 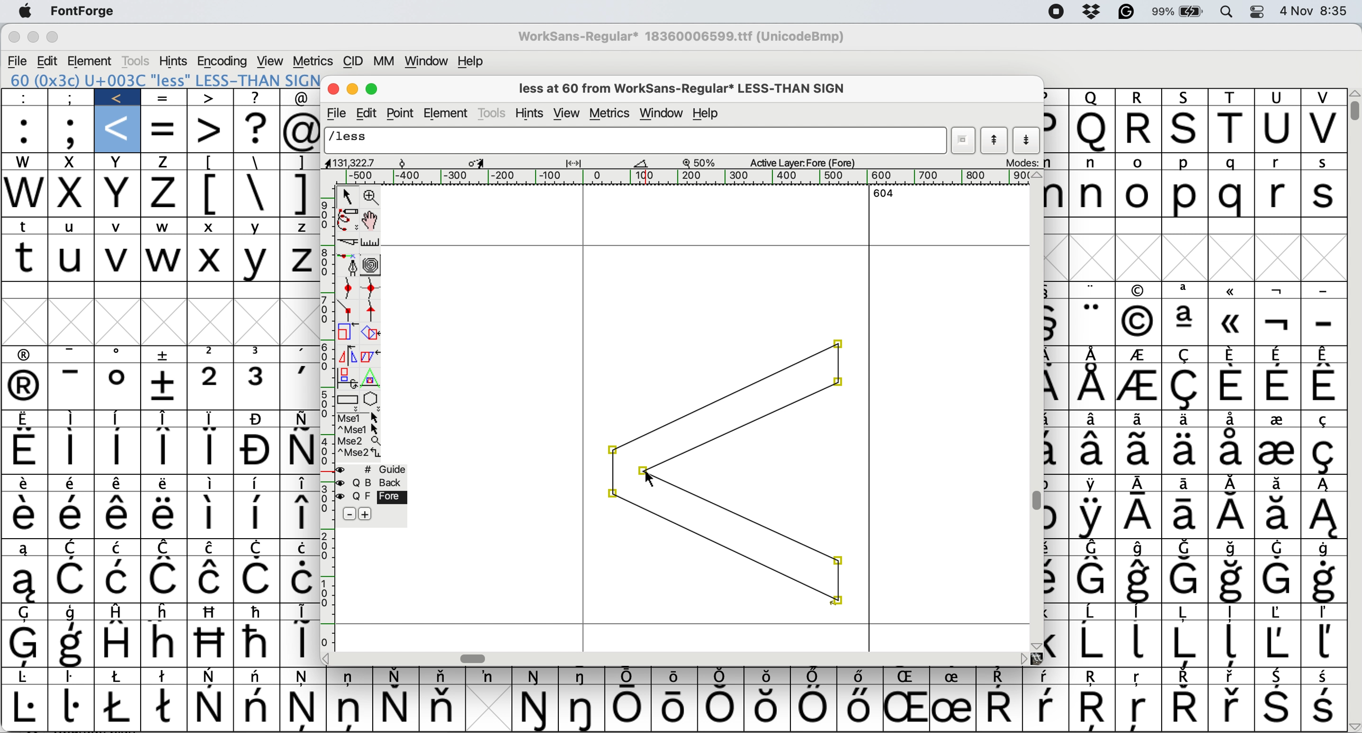 What do you see at coordinates (75, 354) in the screenshot?
I see `-` at bounding box center [75, 354].